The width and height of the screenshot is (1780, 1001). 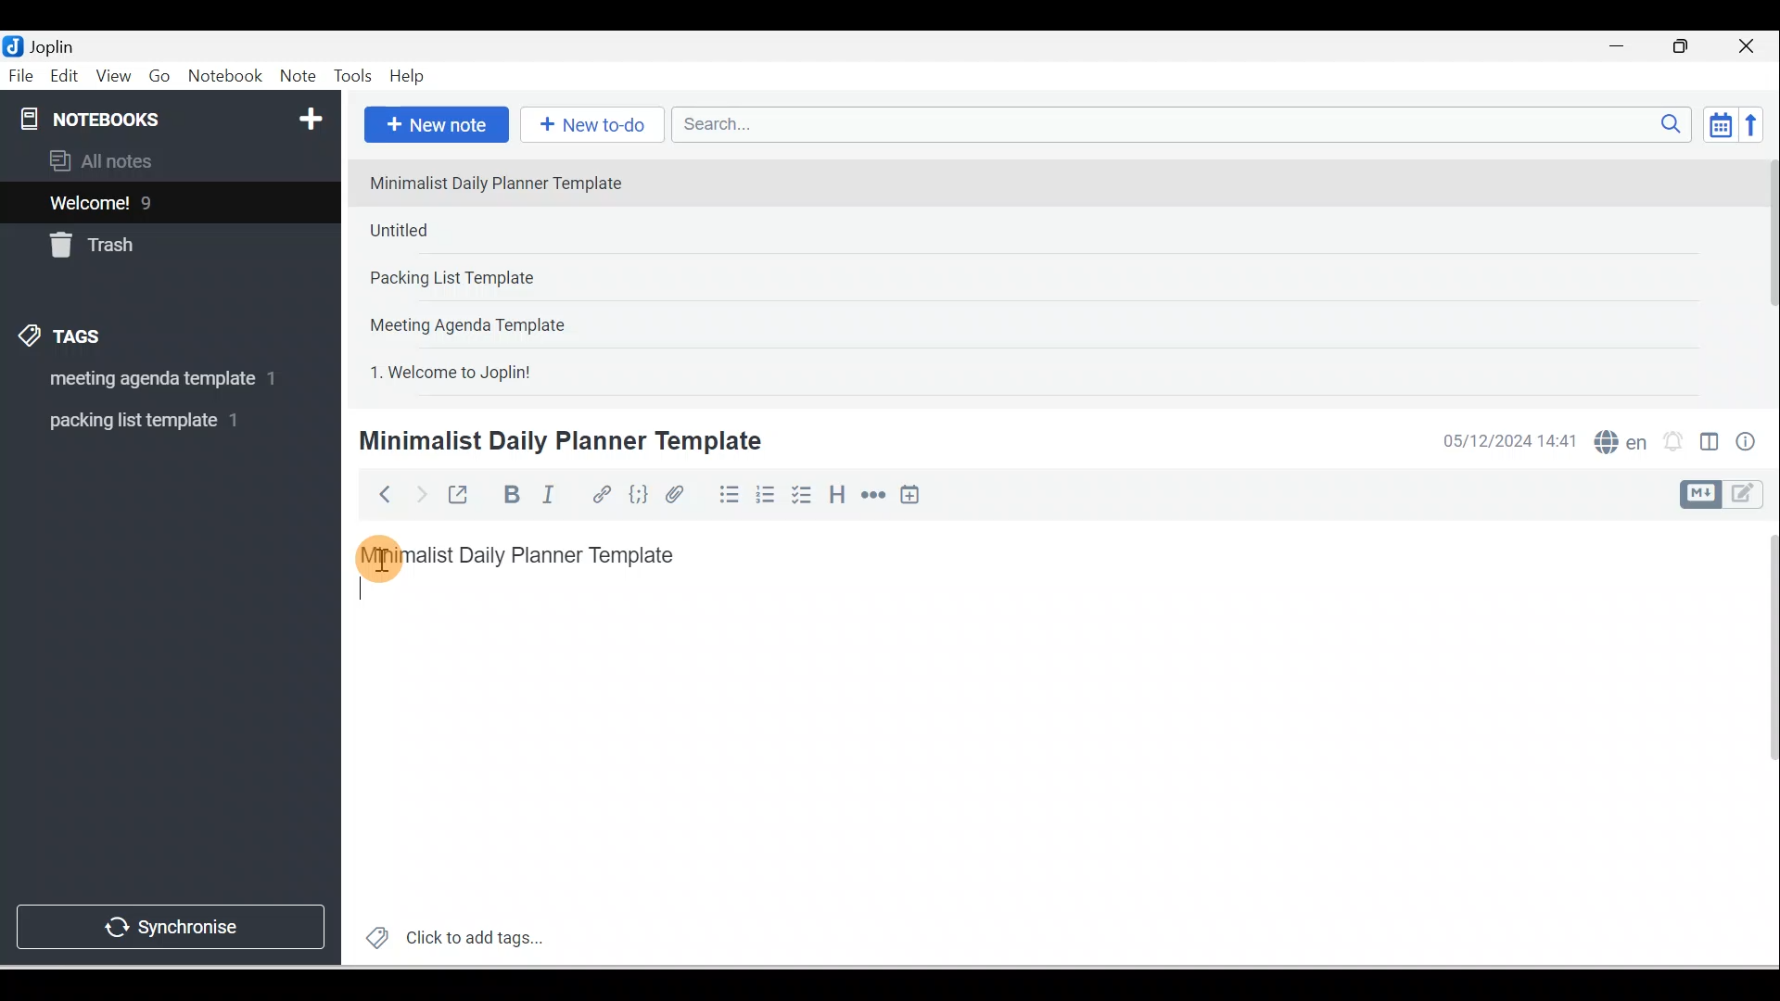 I want to click on Minimalist Daily Planner Template, so click(x=560, y=443).